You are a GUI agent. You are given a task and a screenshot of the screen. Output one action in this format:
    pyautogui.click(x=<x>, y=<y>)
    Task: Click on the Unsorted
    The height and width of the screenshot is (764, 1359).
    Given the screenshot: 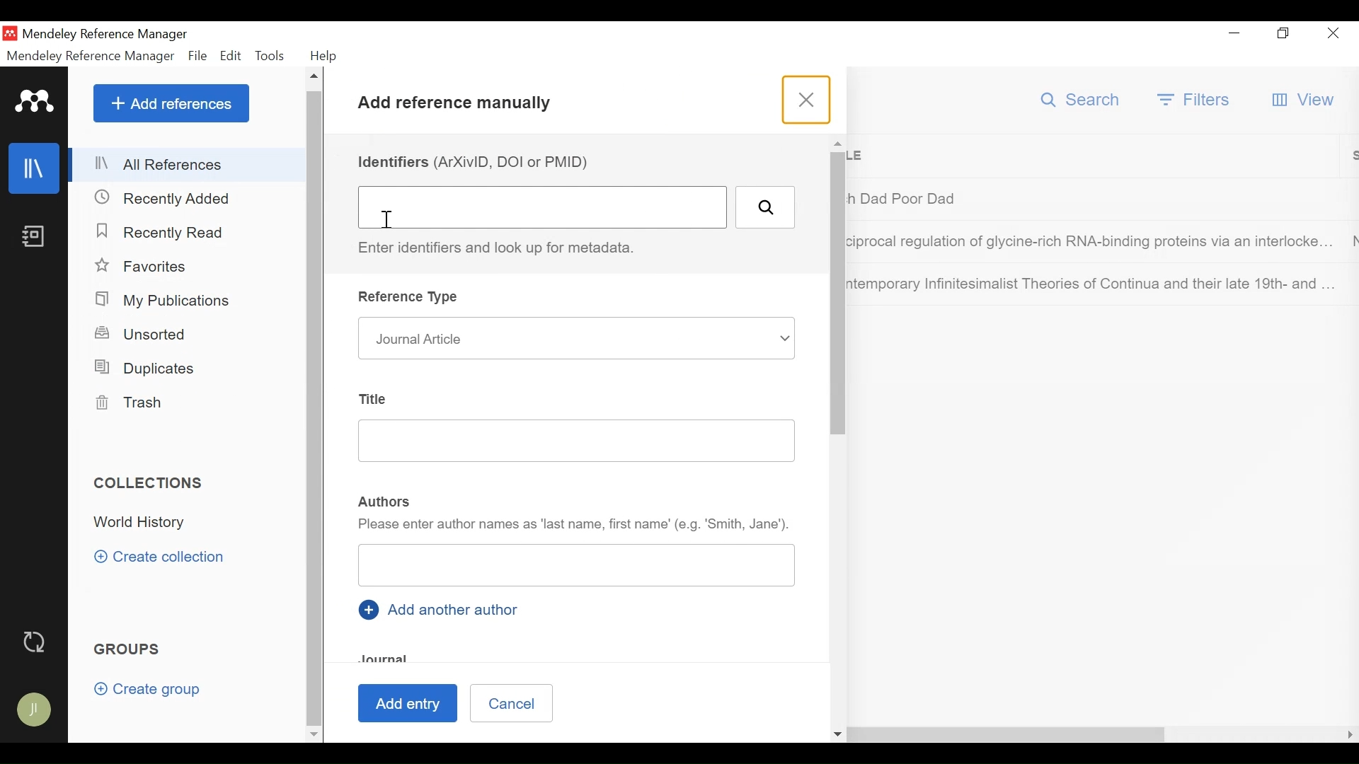 What is the action you would take?
    pyautogui.click(x=151, y=335)
    